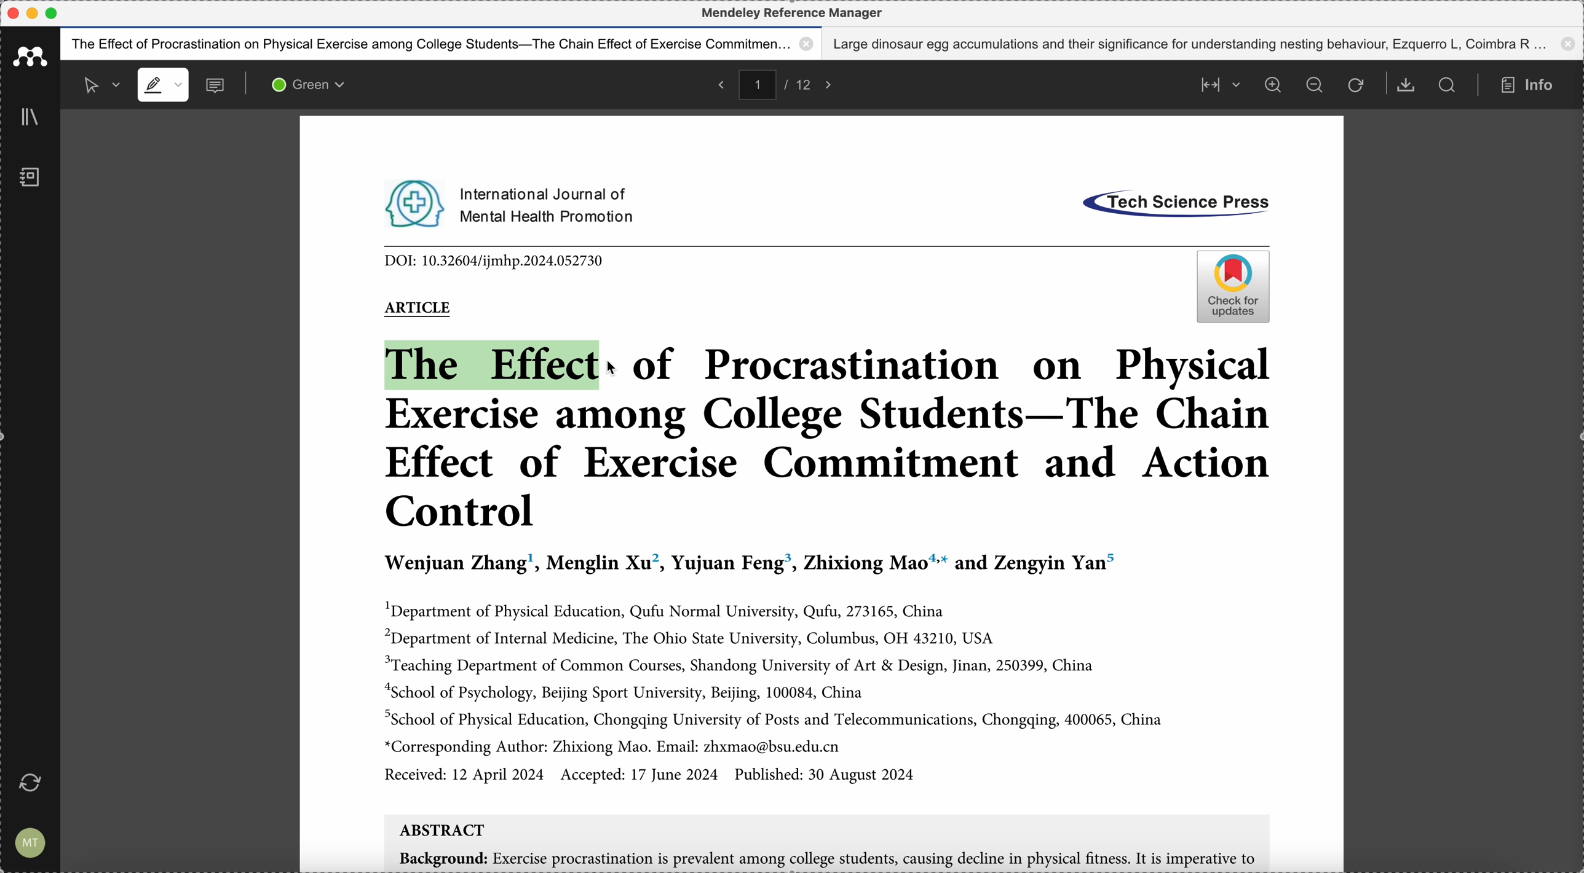 The width and height of the screenshot is (1584, 873). Describe the element at coordinates (35, 13) in the screenshot. I see `minimize` at that location.